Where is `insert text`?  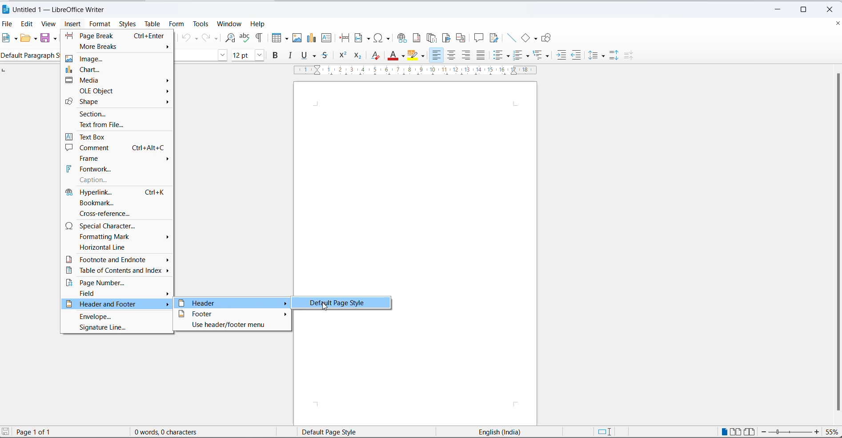
insert text is located at coordinates (331, 39).